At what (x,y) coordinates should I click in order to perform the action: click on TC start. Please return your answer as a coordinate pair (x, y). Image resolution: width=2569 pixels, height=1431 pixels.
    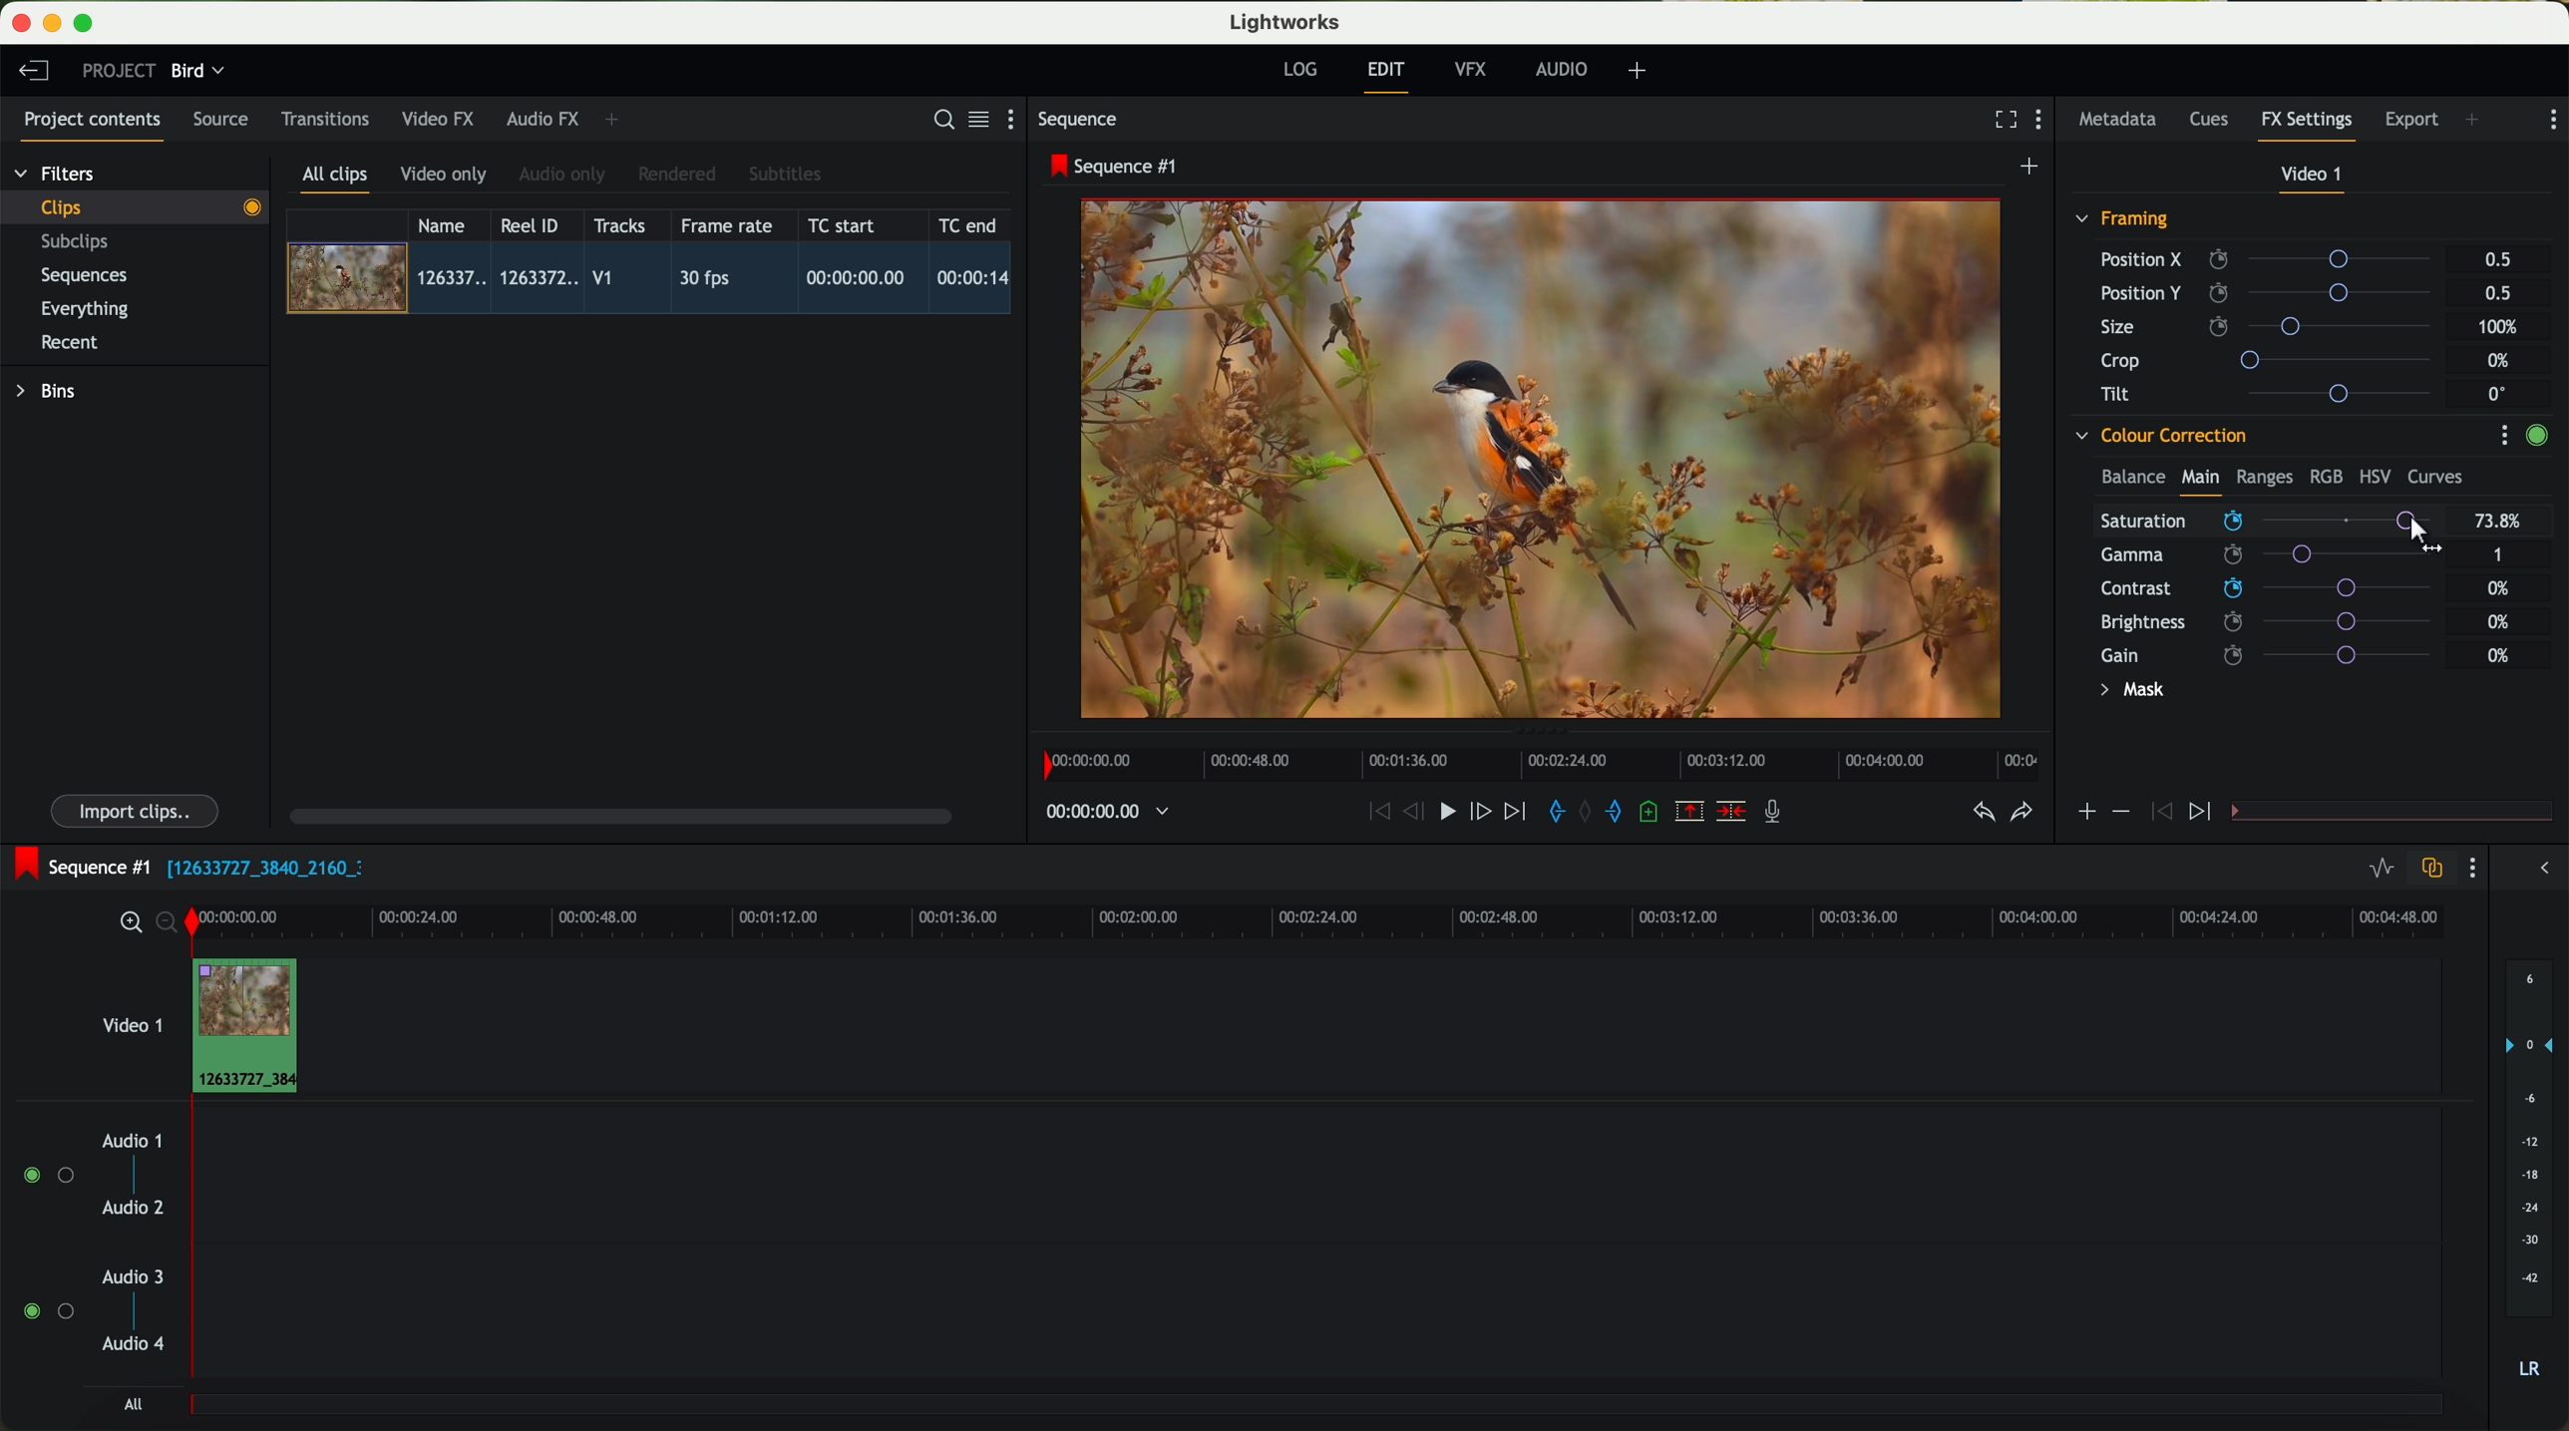
    Looking at the image, I should click on (844, 224).